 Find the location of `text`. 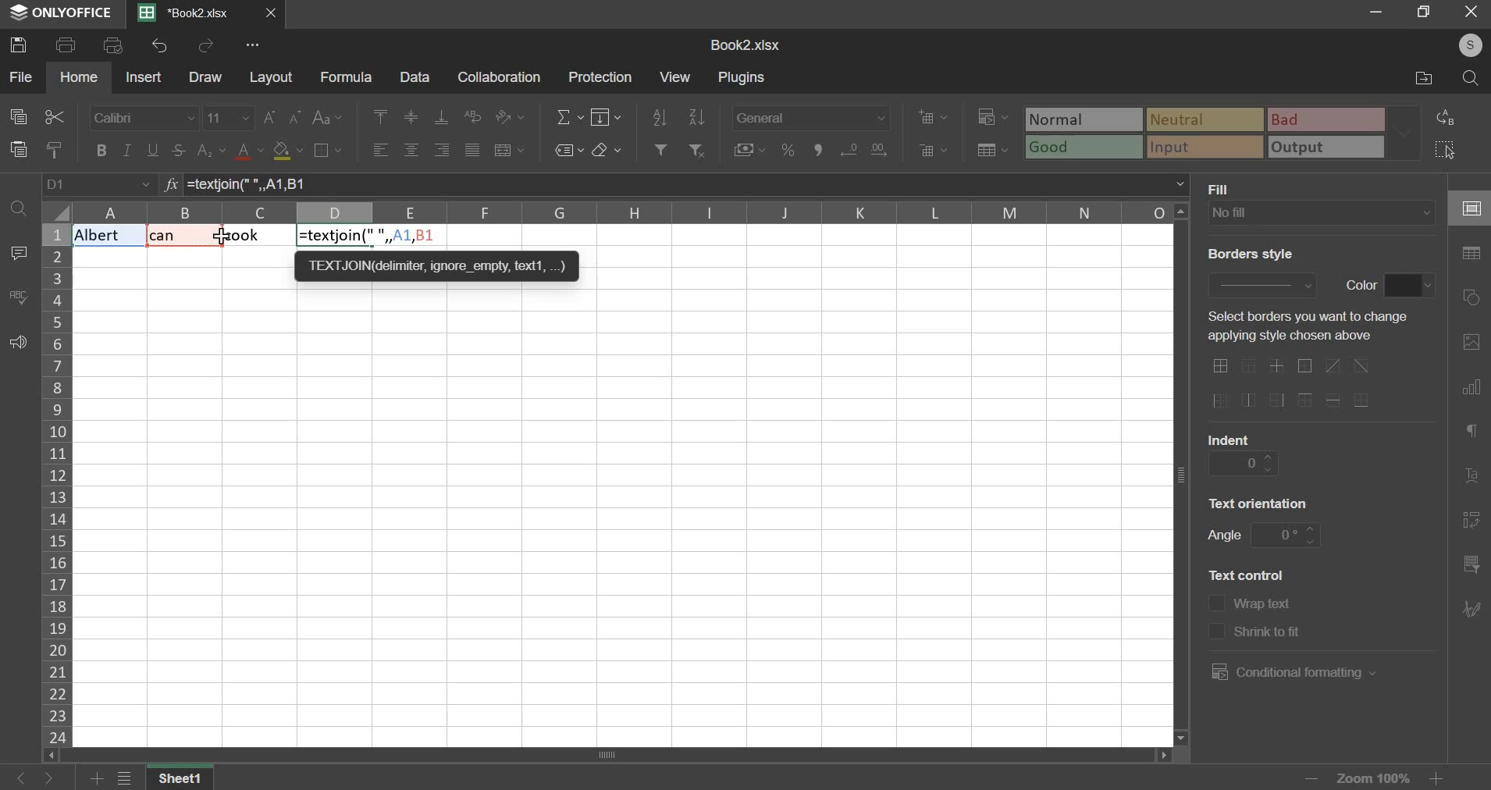

text is located at coordinates (1260, 502).